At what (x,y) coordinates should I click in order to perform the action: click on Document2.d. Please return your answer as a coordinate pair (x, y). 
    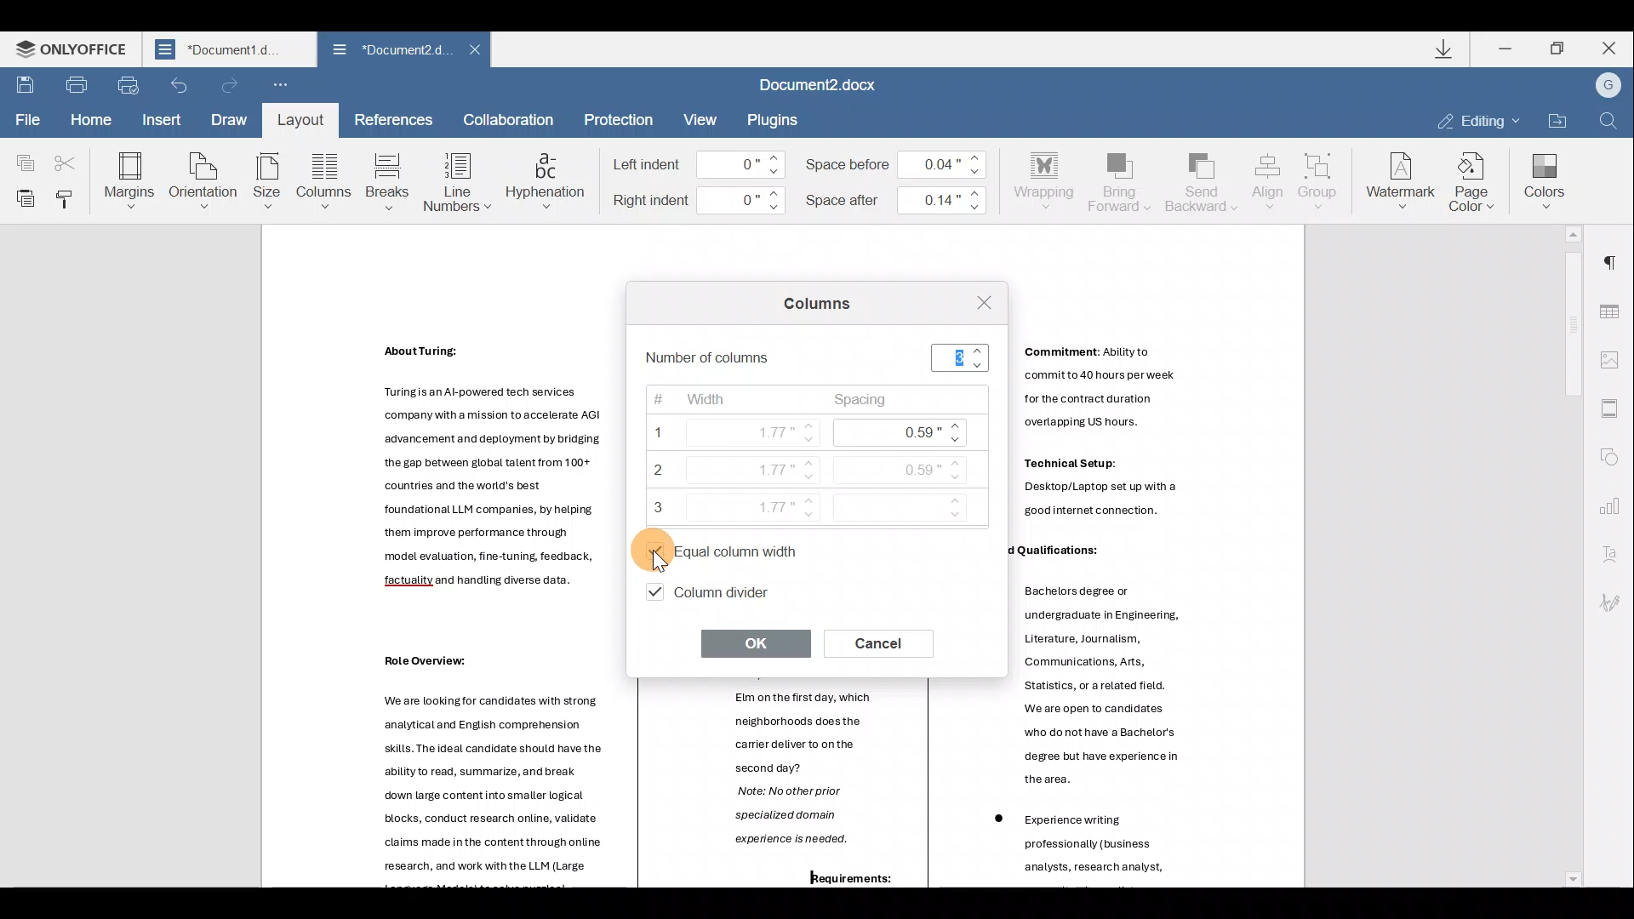
    Looking at the image, I should click on (229, 54).